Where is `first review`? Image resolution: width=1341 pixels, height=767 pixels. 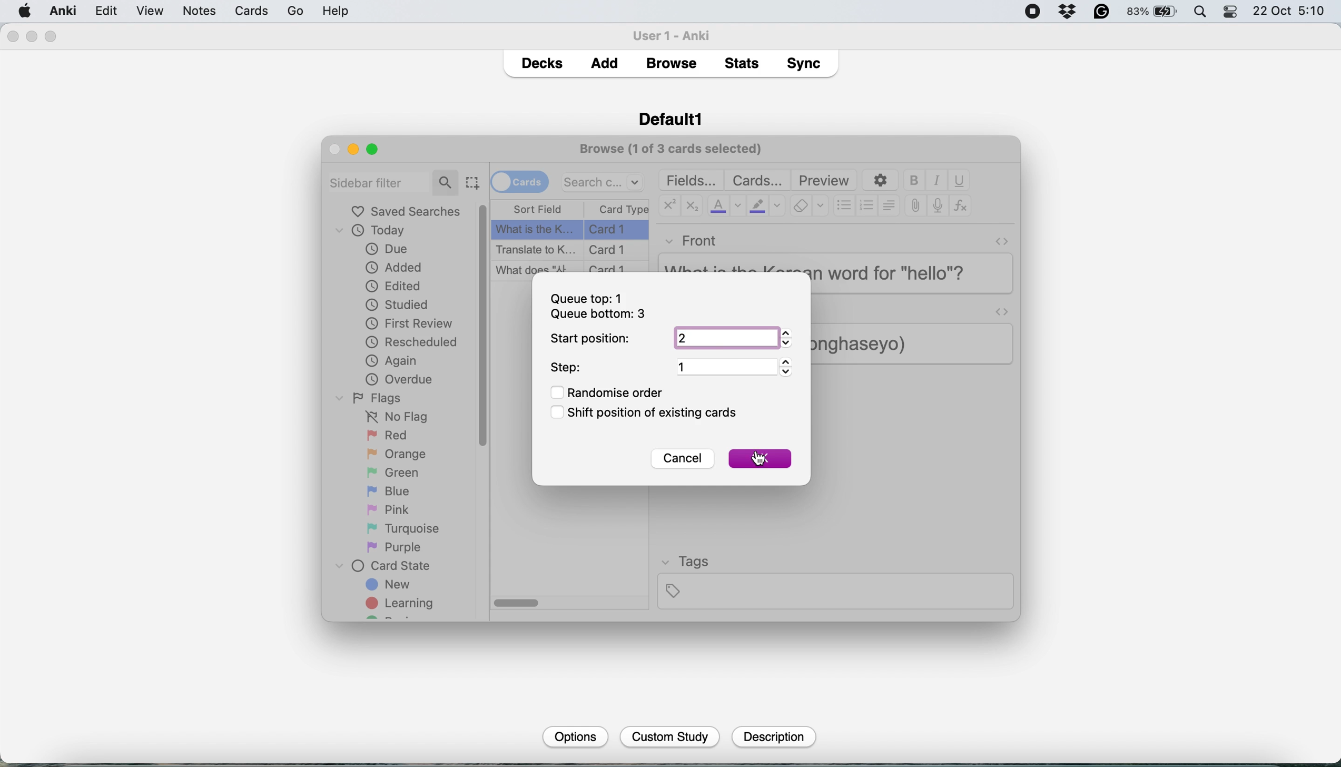
first review is located at coordinates (409, 325).